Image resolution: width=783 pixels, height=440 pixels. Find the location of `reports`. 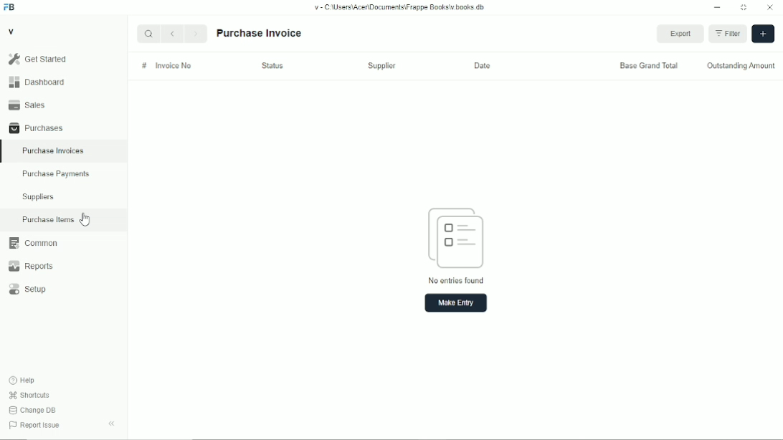

reports is located at coordinates (30, 266).